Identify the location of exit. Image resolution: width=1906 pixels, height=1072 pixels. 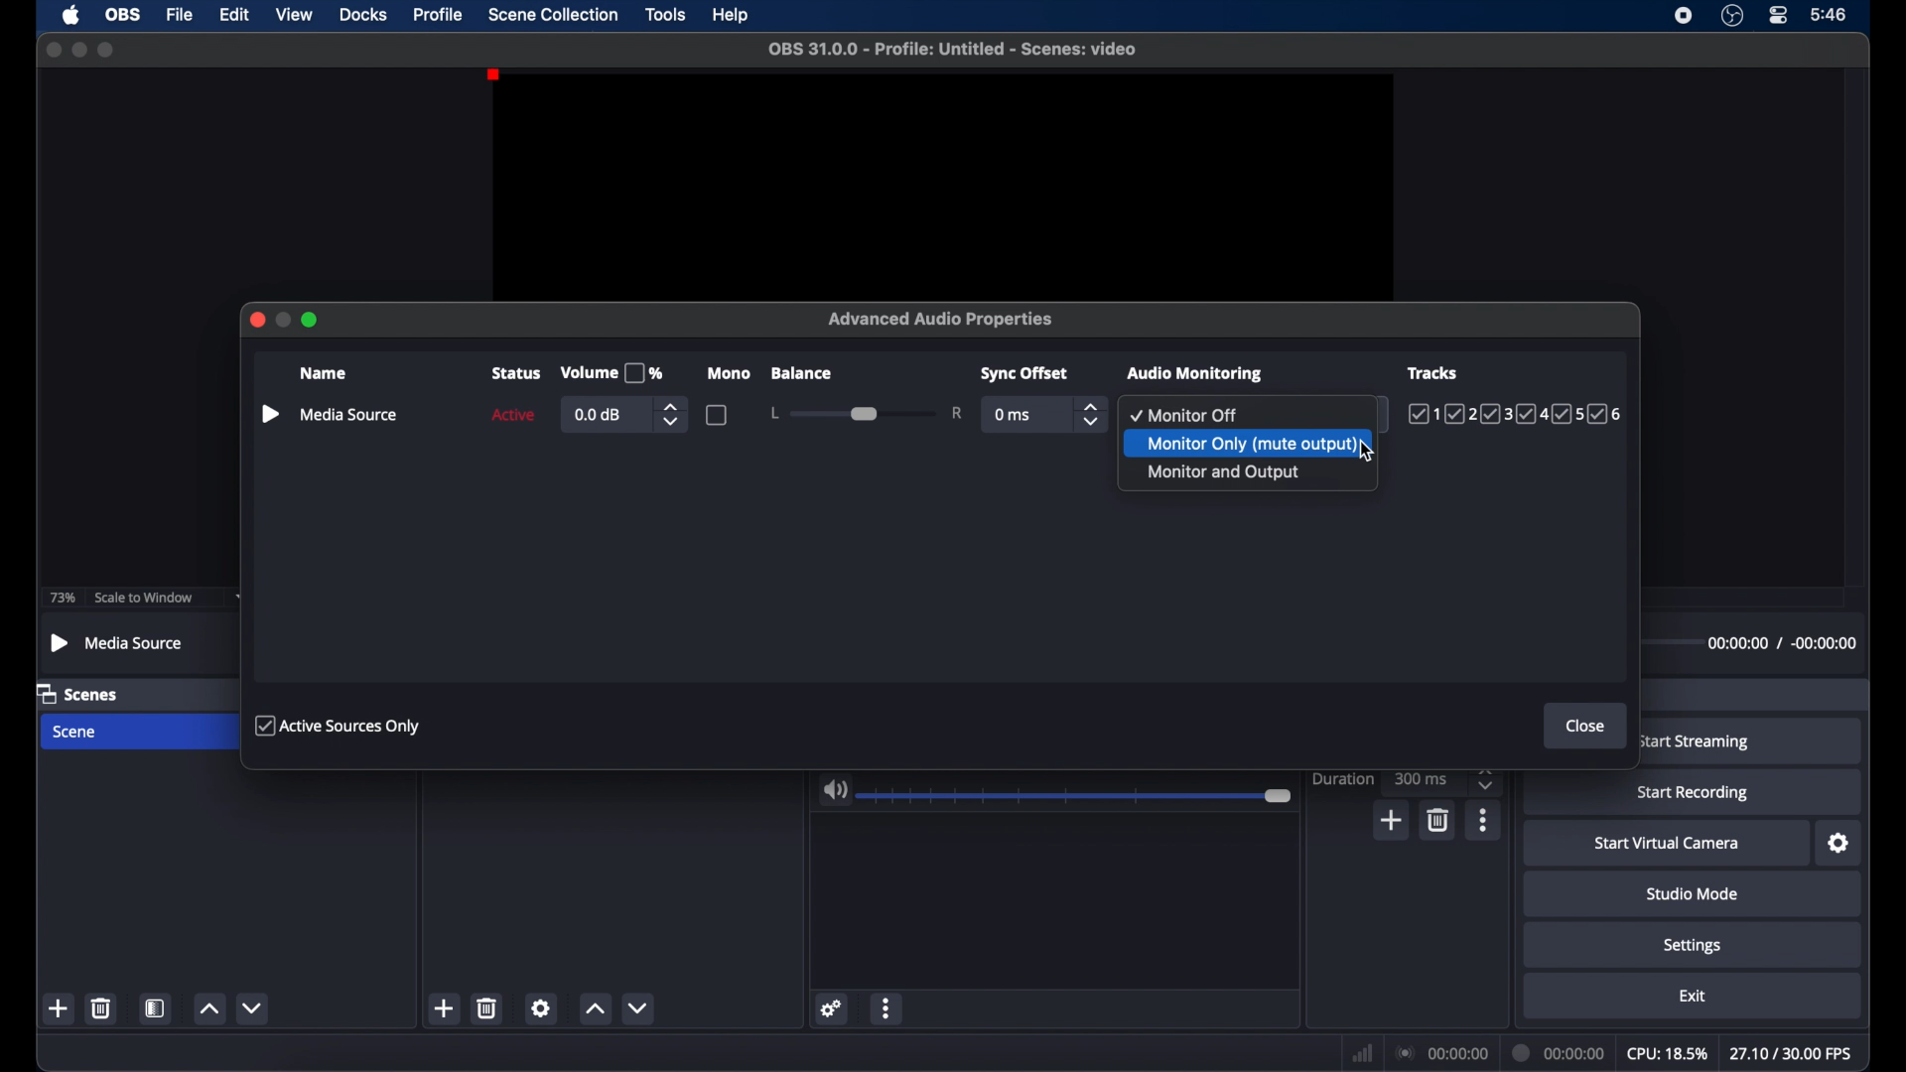
(1693, 996).